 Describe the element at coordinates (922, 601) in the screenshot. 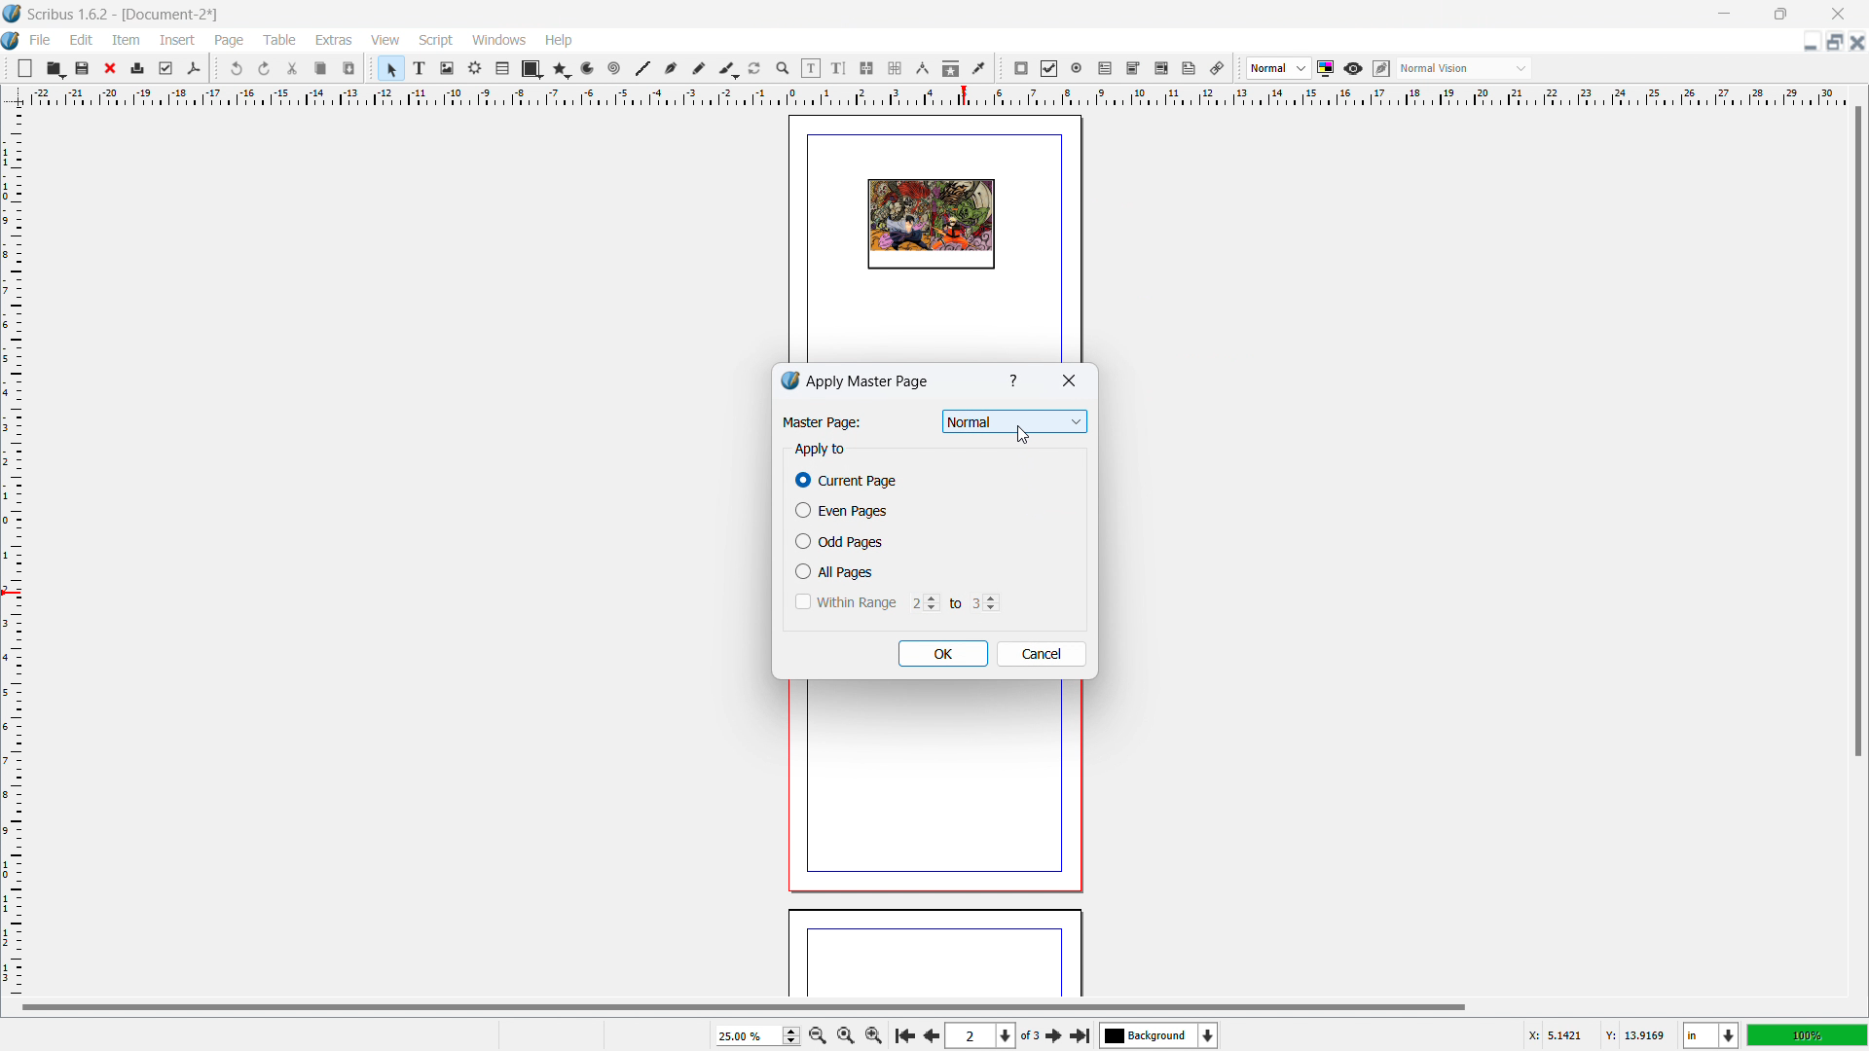

I see `range starting from page number` at that location.